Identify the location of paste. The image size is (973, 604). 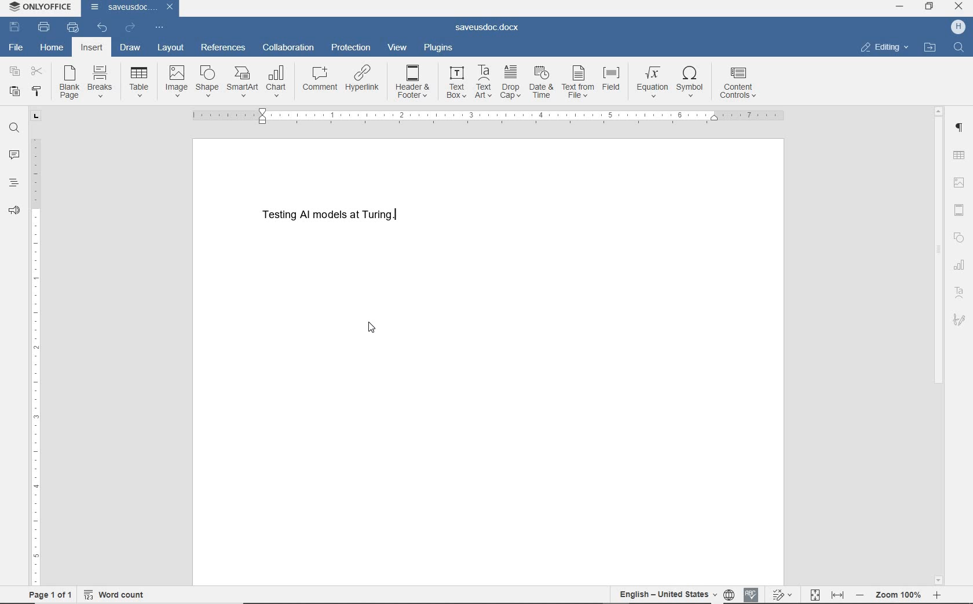
(13, 91).